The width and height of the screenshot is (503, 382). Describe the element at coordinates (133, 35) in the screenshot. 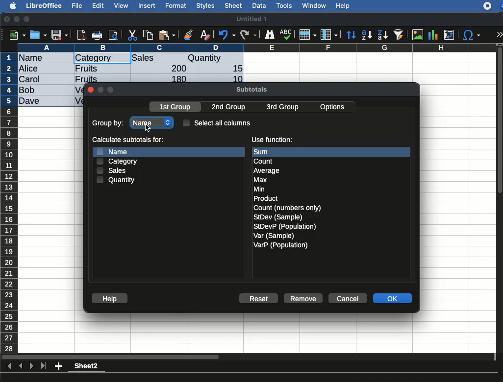

I see `cut` at that location.